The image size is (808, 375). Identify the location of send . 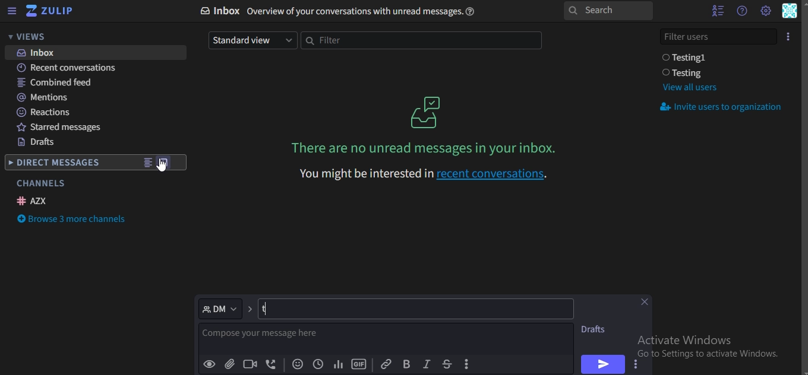
(601, 364).